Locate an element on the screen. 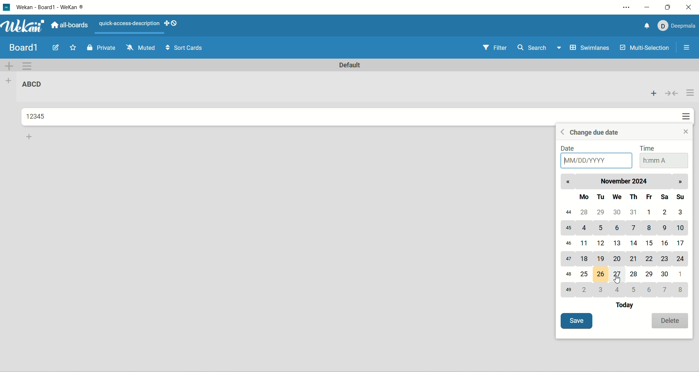 This screenshot has height=372, width=699. open/close sidebar is located at coordinates (688, 49).